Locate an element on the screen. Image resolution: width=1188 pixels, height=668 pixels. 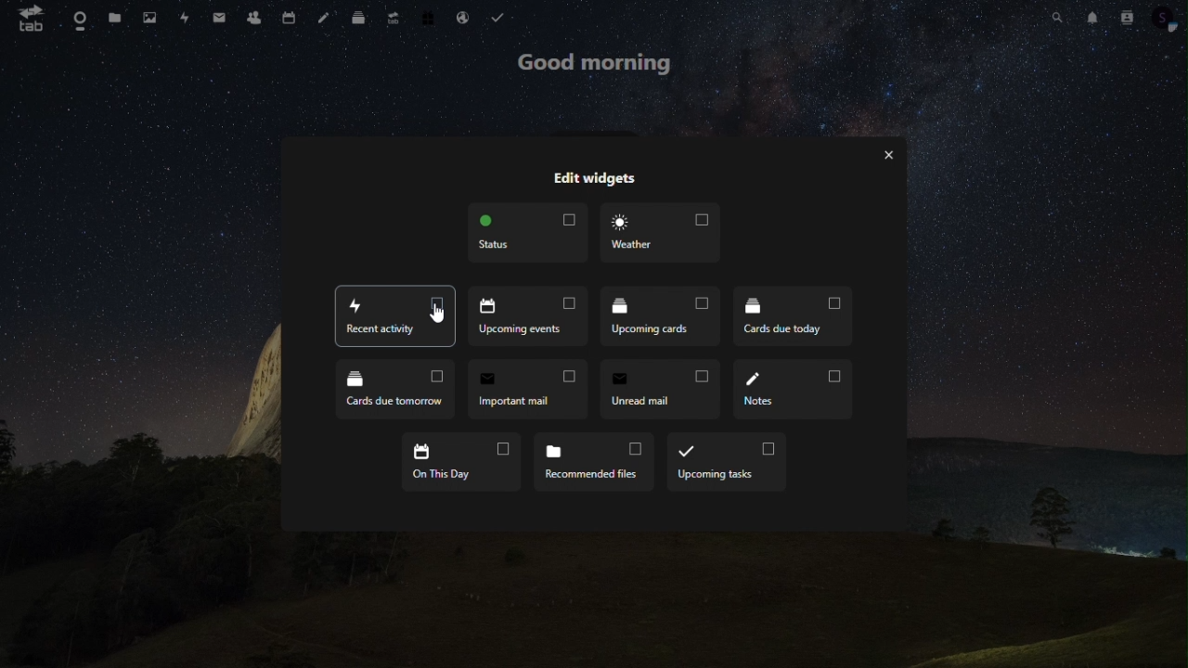
deck is located at coordinates (358, 20).